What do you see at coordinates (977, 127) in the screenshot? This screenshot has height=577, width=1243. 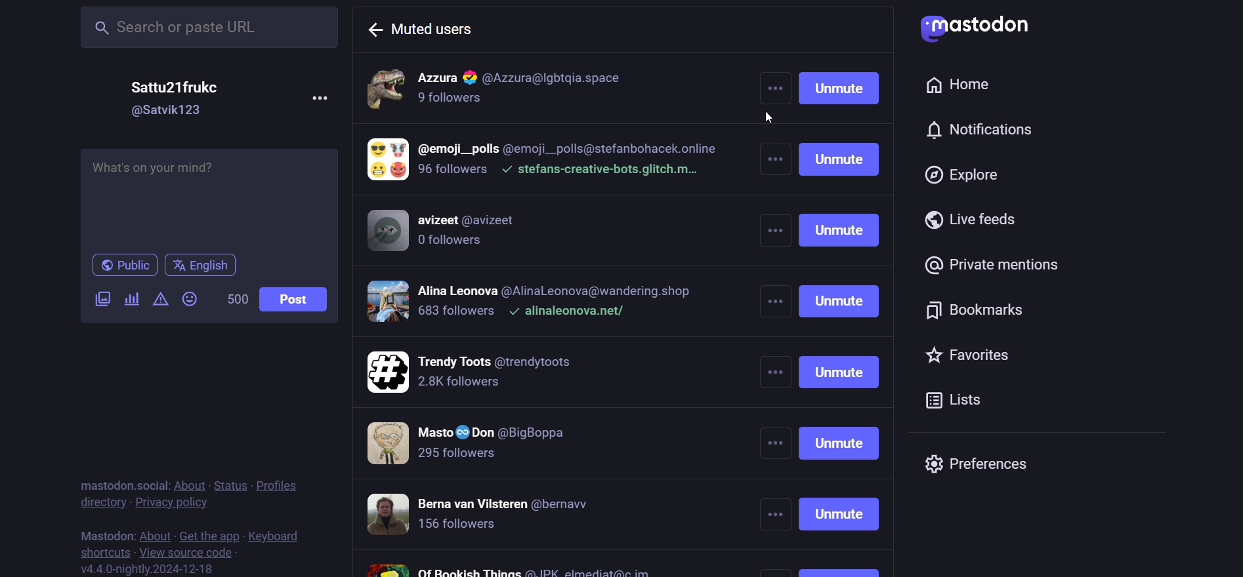 I see `notification` at bounding box center [977, 127].